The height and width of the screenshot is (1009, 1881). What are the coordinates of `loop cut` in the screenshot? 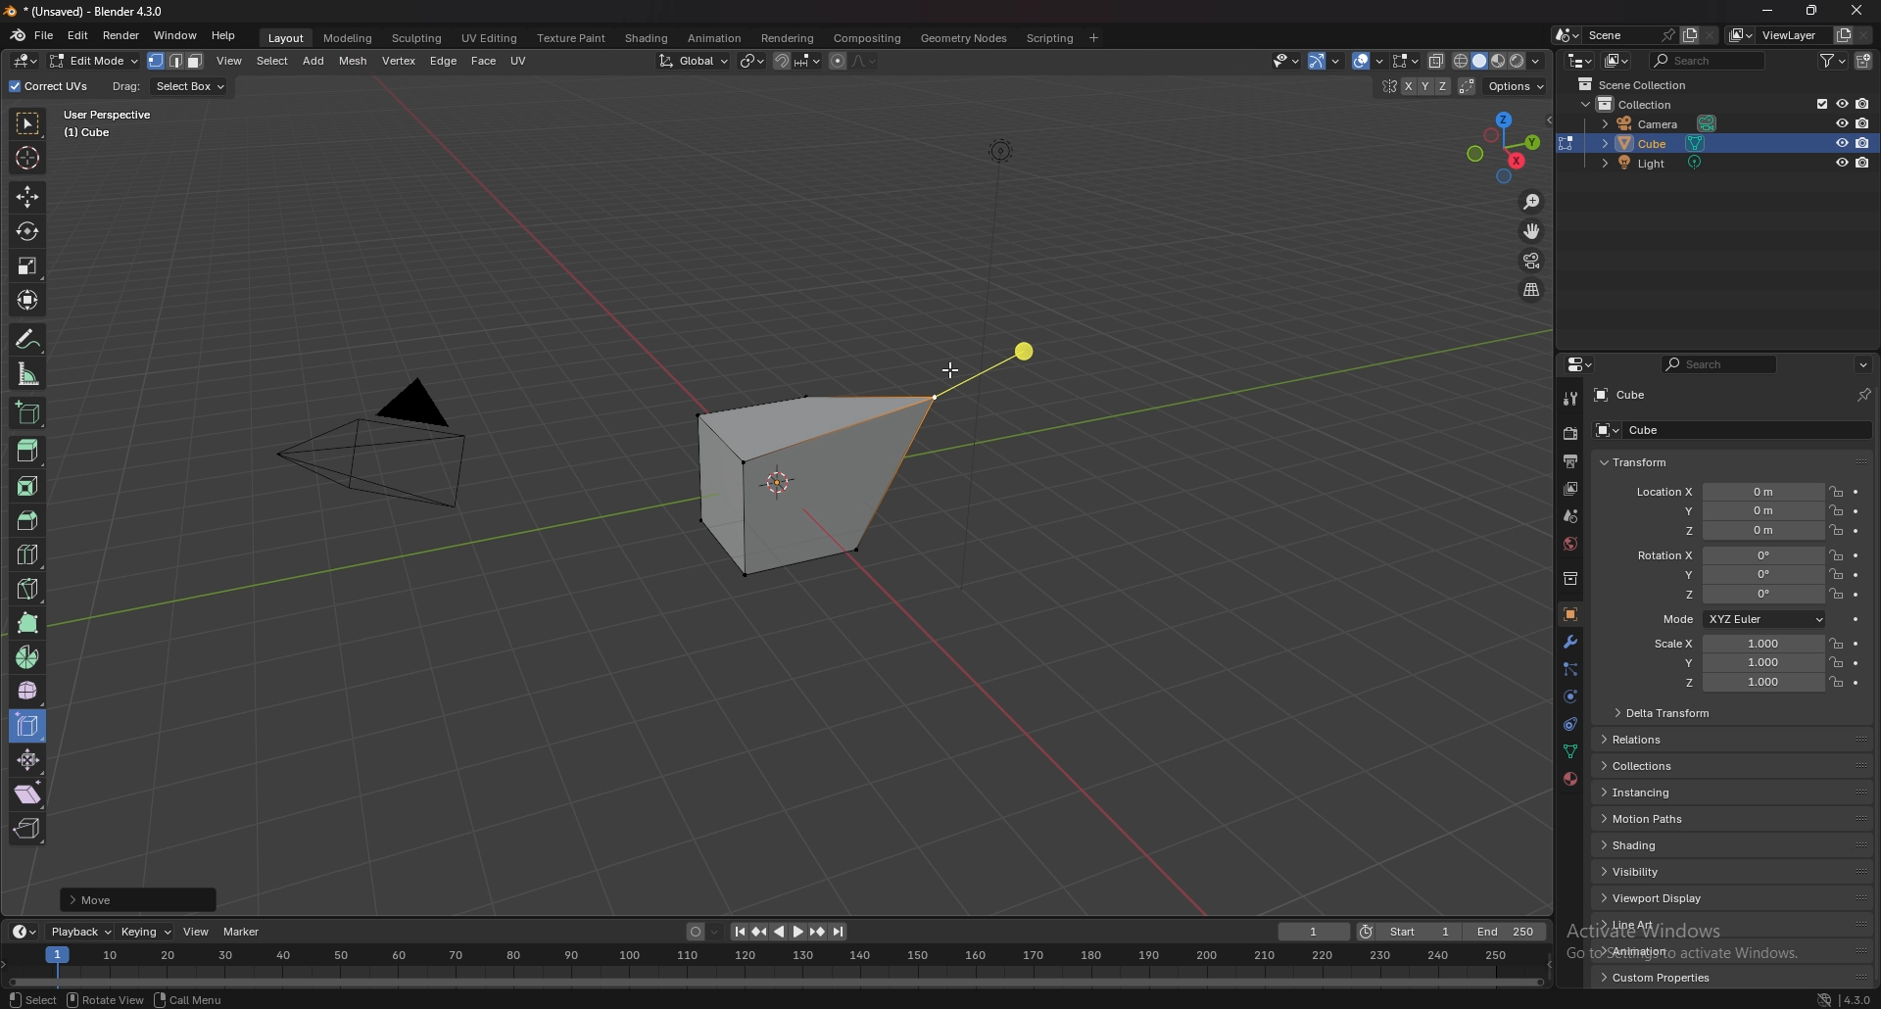 It's located at (27, 554).